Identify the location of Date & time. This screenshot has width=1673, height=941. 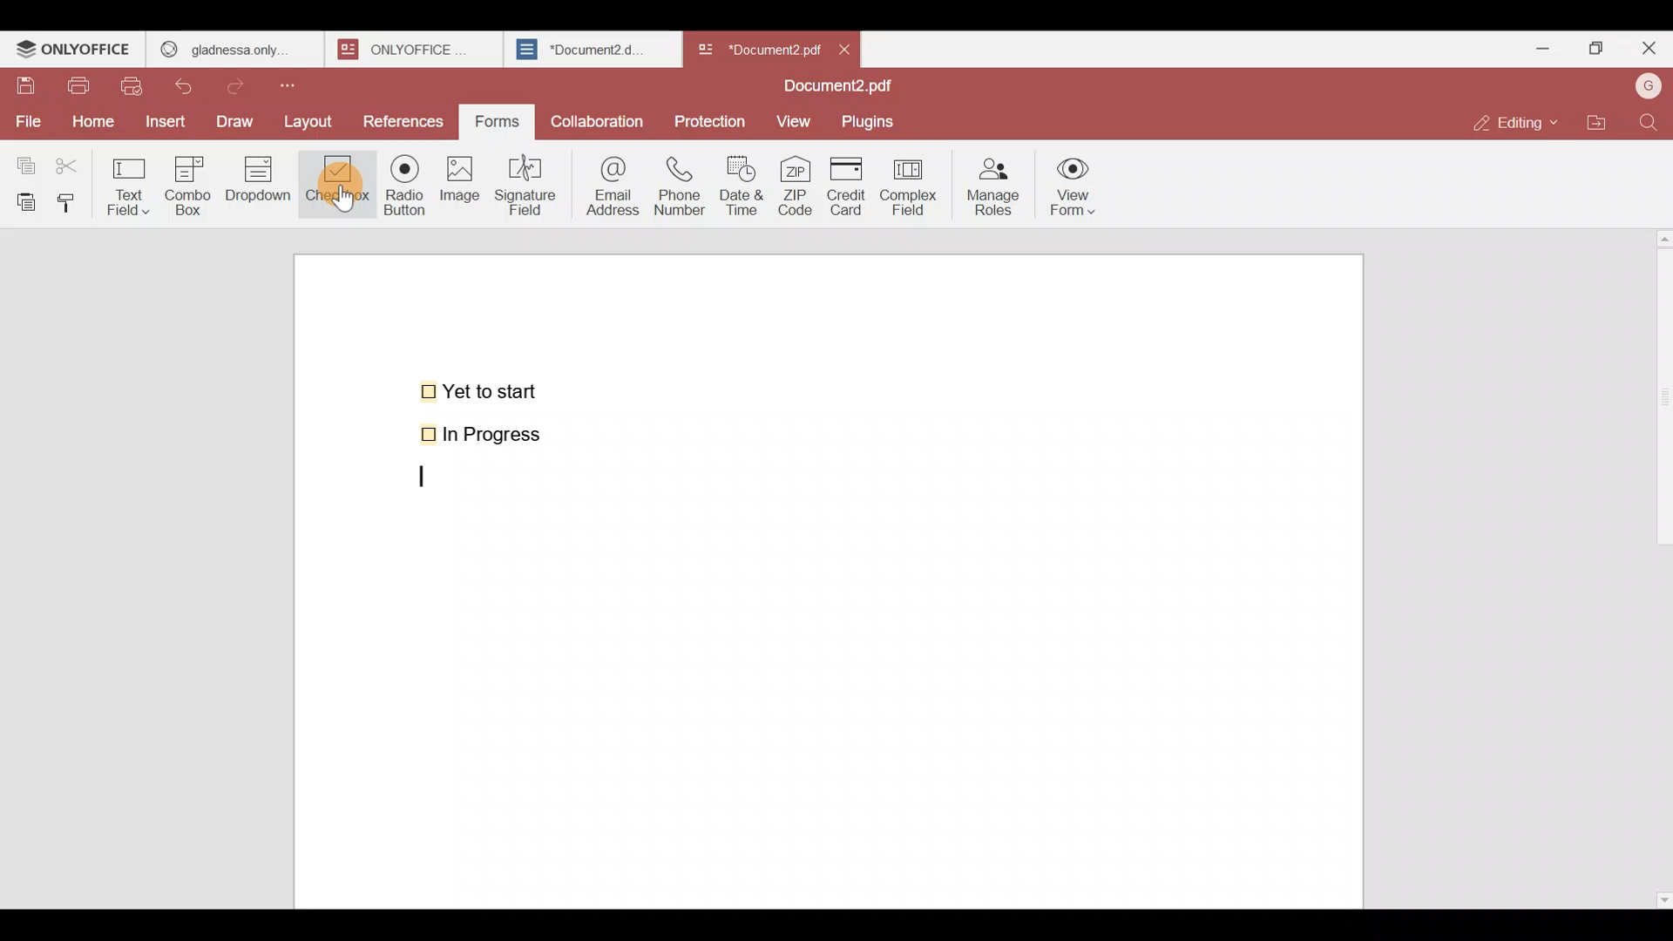
(746, 186).